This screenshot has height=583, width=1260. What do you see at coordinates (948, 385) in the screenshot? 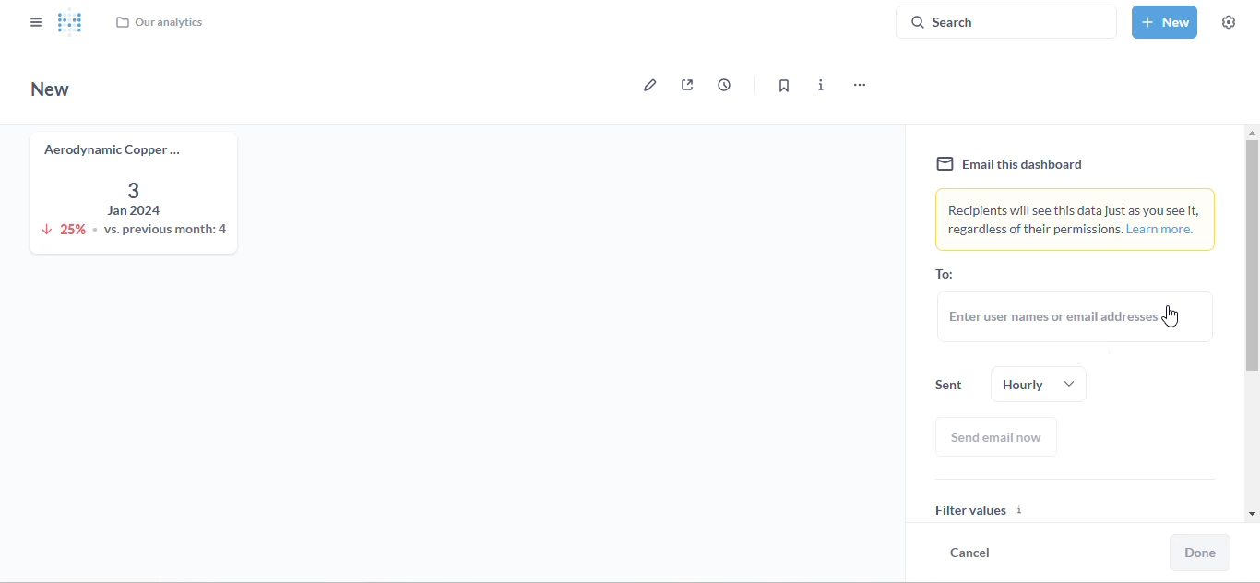
I see `sent` at bounding box center [948, 385].